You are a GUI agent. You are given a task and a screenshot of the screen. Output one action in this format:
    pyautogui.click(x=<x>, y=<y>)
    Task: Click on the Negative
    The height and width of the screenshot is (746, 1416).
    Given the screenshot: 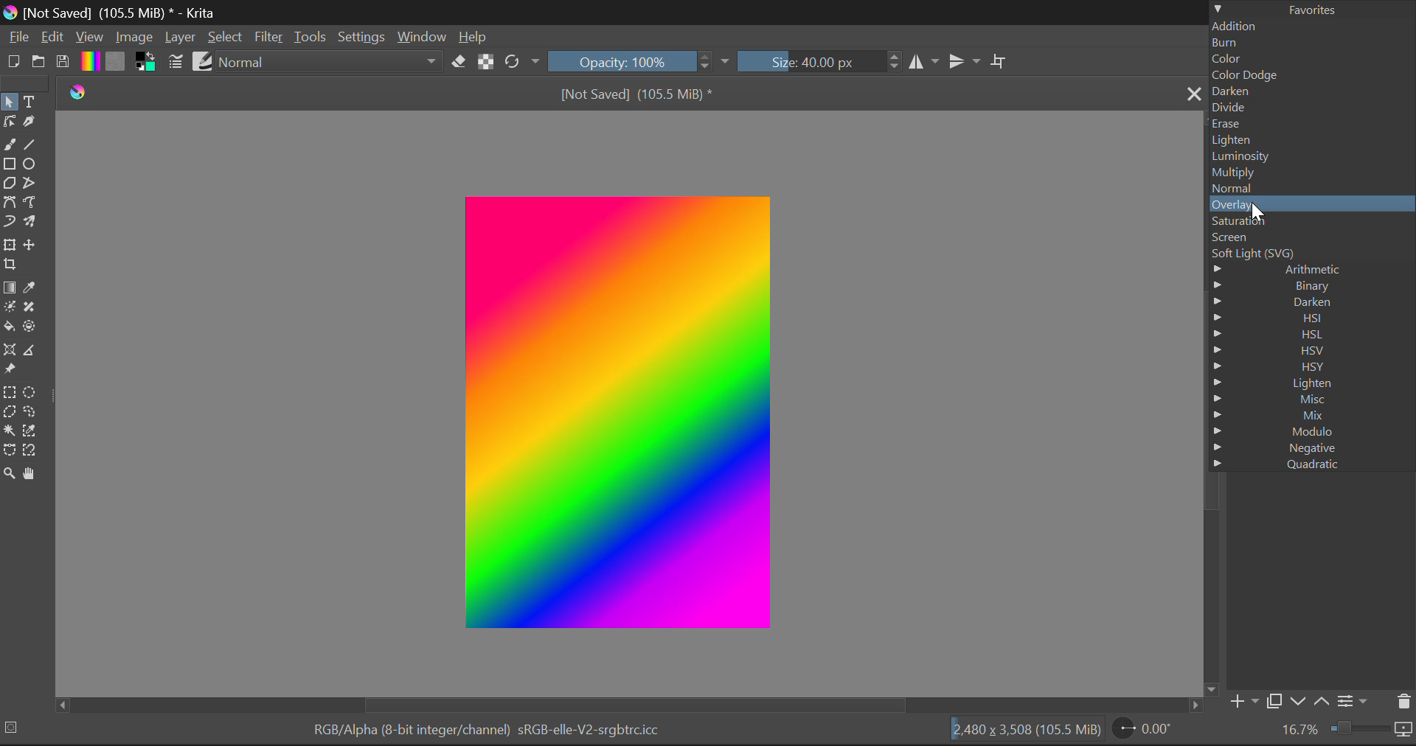 What is the action you would take?
    pyautogui.click(x=1311, y=447)
    